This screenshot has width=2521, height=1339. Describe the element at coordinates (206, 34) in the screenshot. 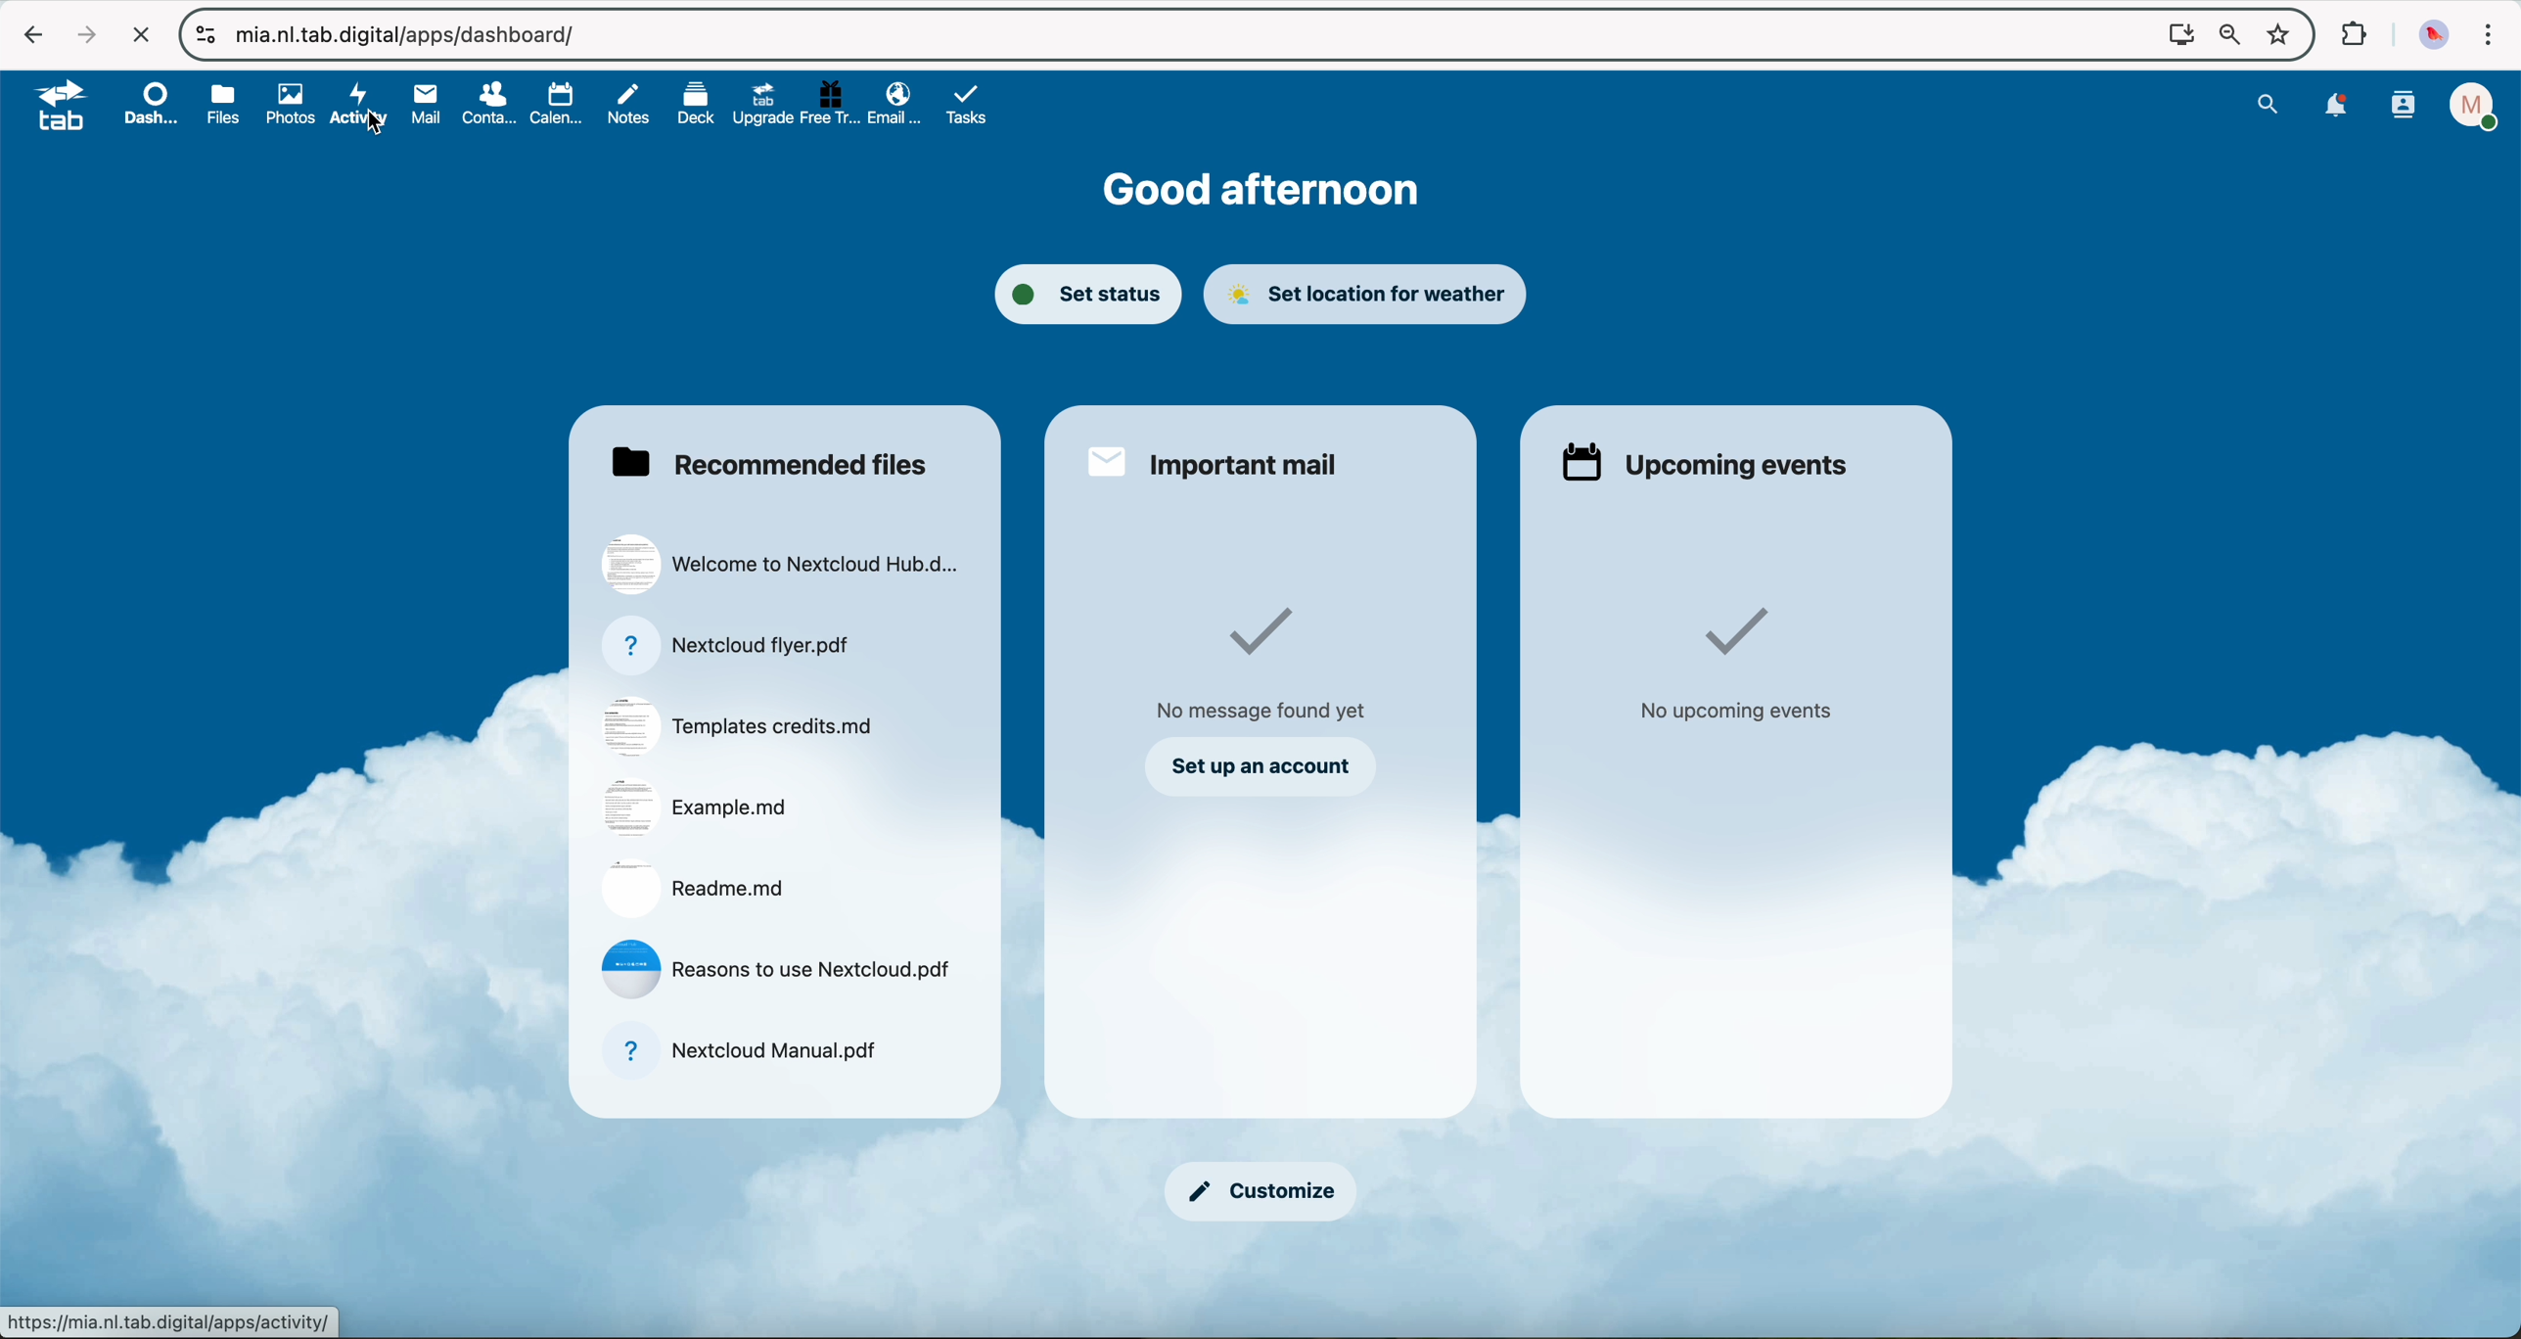

I see `controls` at that location.